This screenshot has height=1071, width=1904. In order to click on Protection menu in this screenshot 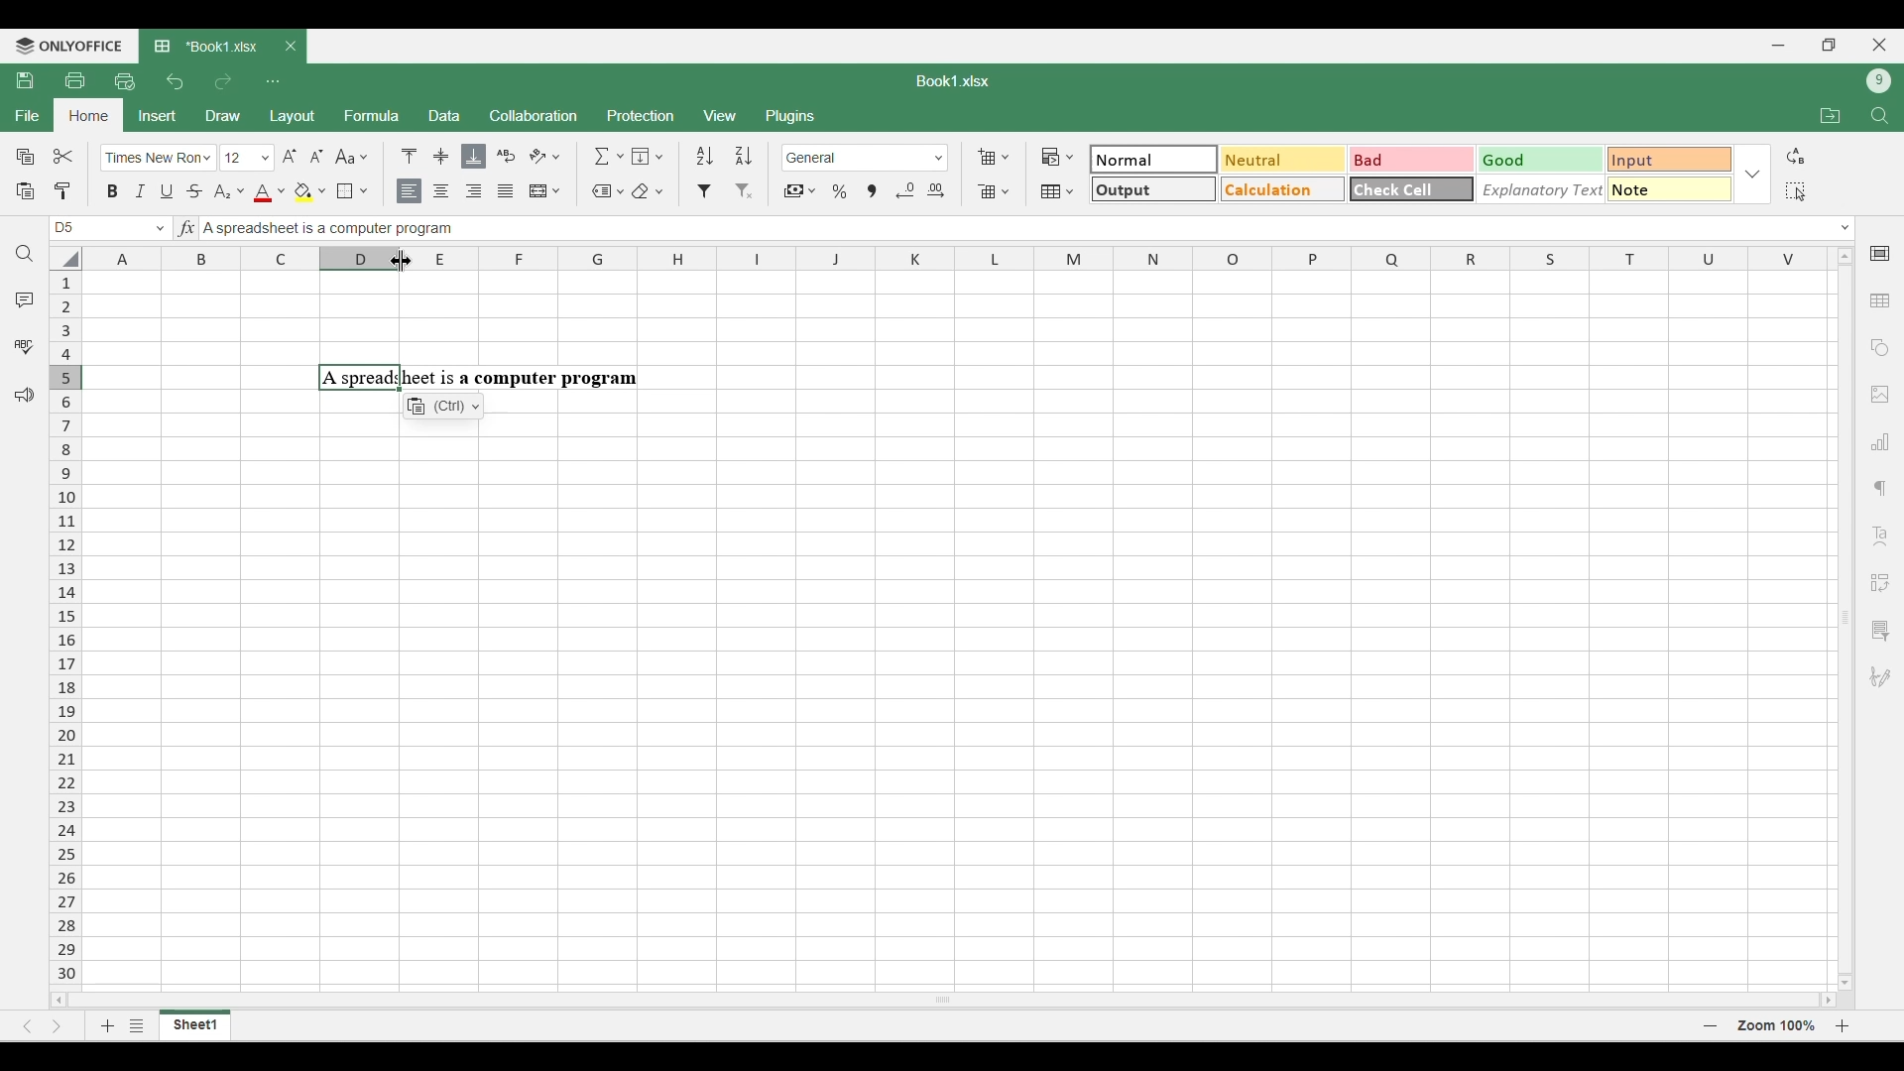, I will do `click(640, 115)`.